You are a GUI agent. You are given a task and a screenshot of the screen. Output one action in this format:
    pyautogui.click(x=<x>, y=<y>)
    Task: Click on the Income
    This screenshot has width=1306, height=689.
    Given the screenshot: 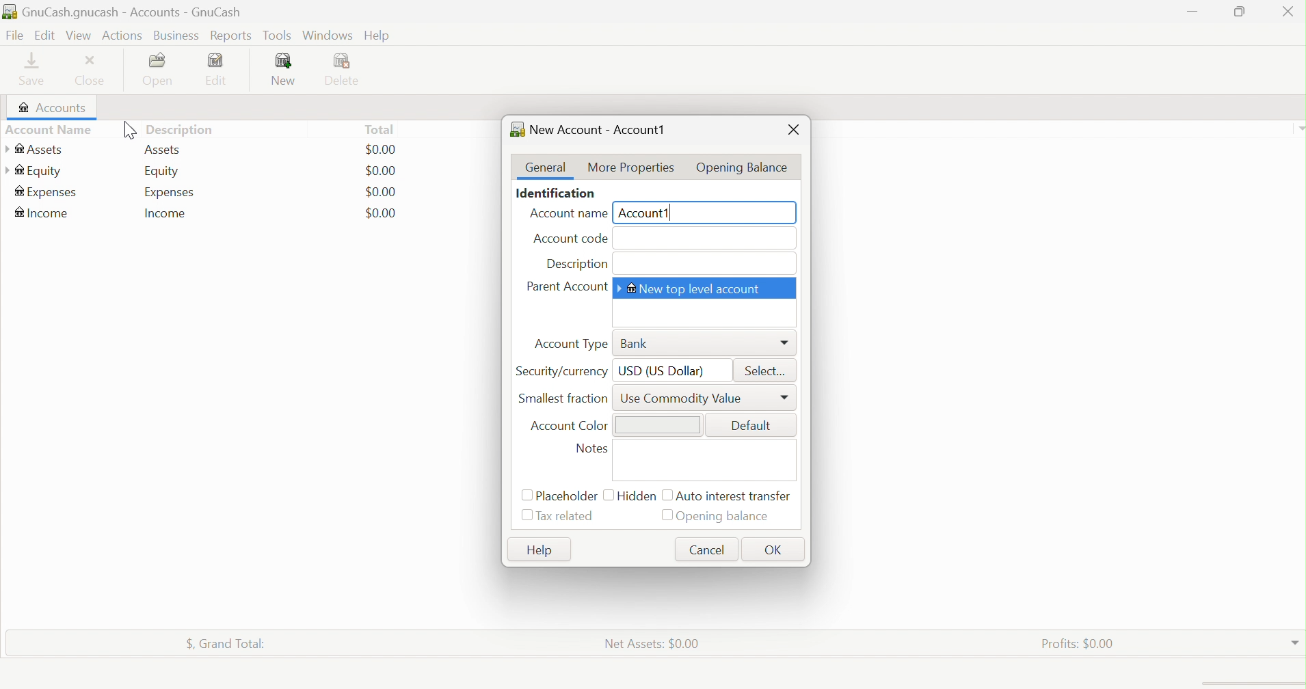 What is the action you would take?
    pyautogui.click(x=44, y=213)
    